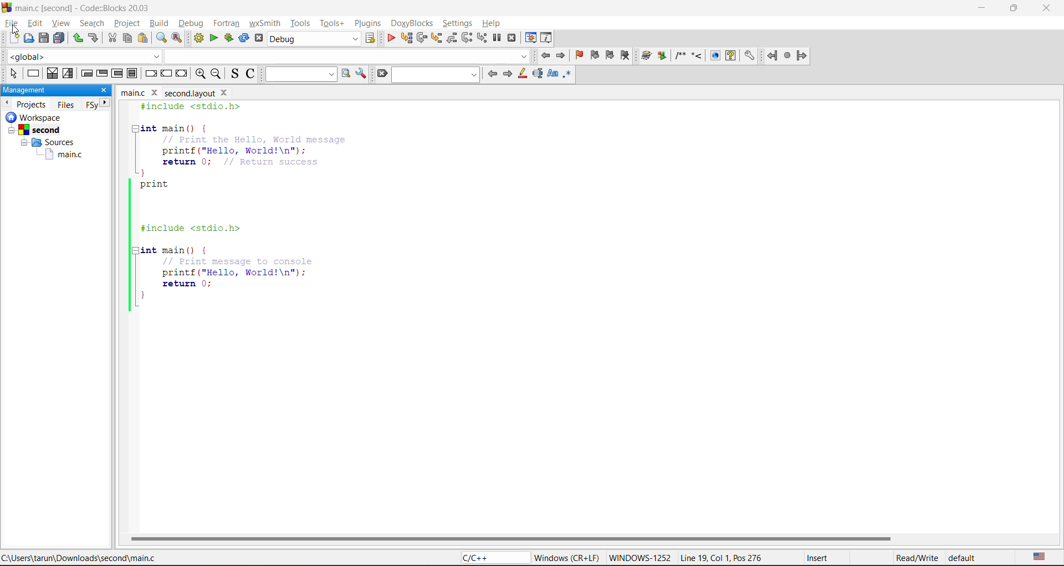 The height and width of the screenshot is (566, 1064). Describe the element at coordinates (261, 39) in the screenshot. I see `abort` at that location.